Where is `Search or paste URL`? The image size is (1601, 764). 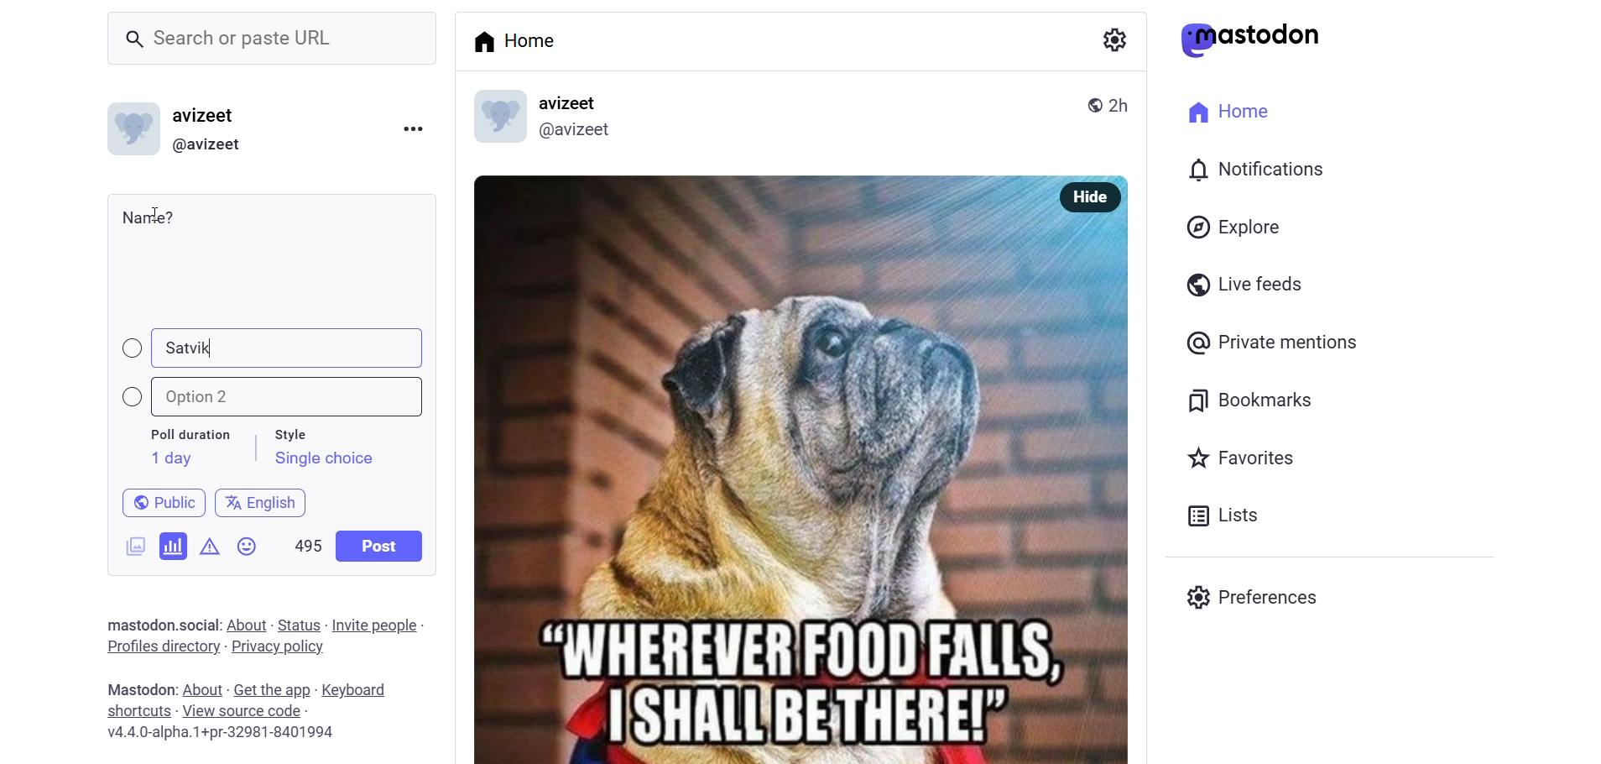
Search or paste URL is located at coordinates (272, 39).